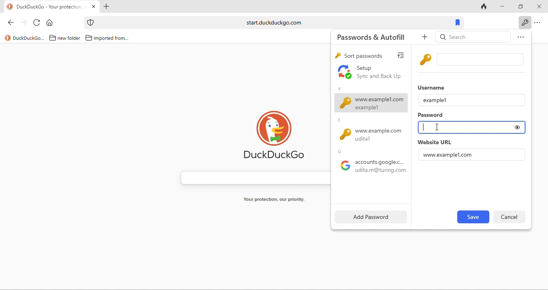 The width and height of the screenshot is (548, 290). Describe the element at coordinates (426, 37) in the screenshot. I see `add` at that location.